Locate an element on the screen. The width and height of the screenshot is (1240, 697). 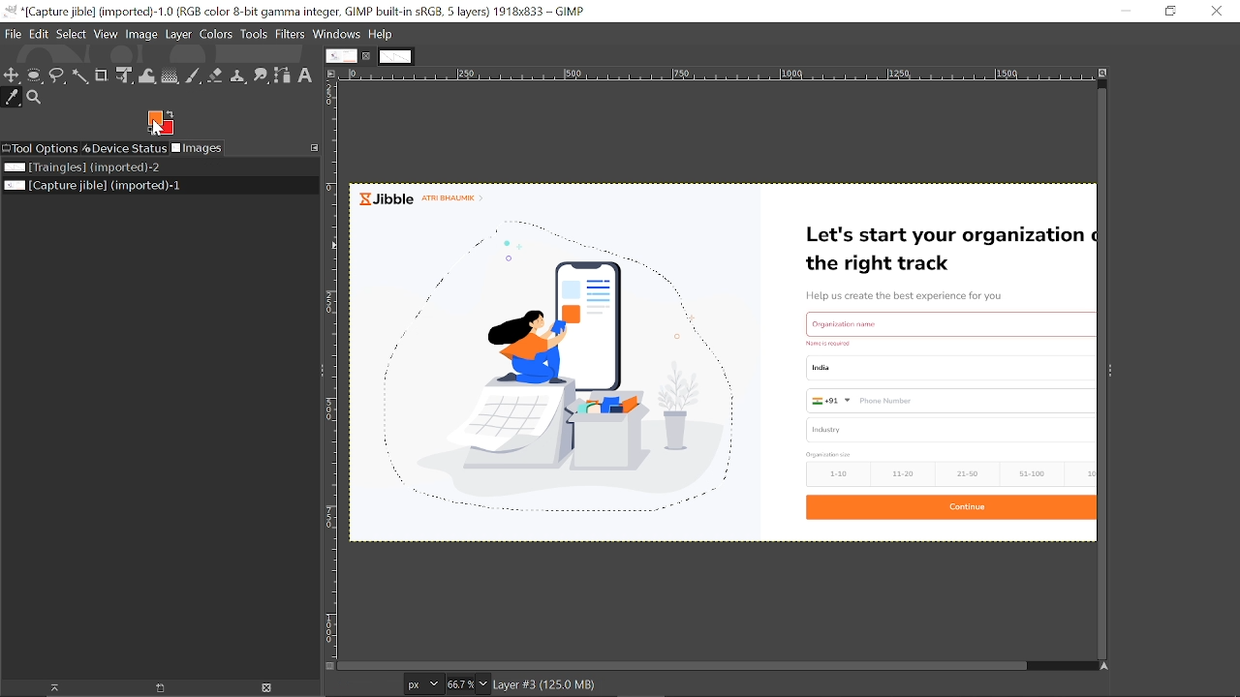
Gradient tool is located at coordinates (170, 76).